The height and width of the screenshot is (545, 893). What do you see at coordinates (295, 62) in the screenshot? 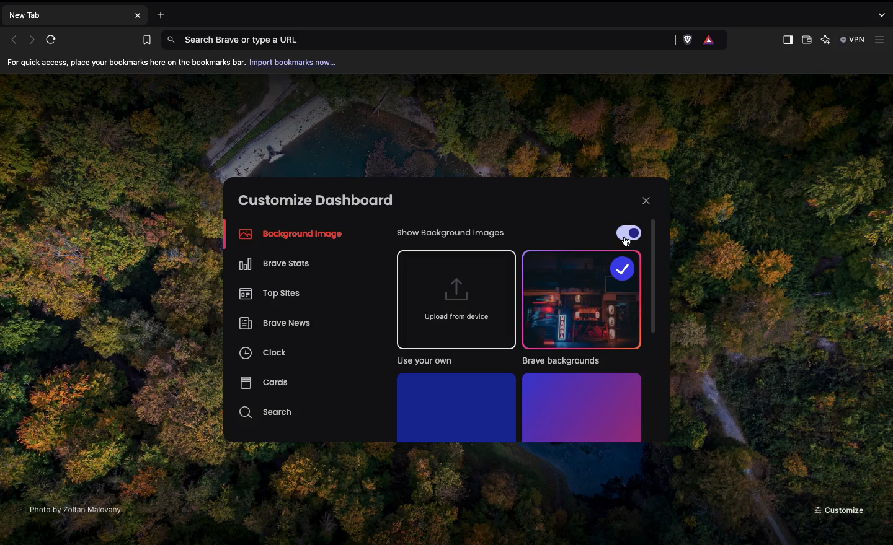
I see `Import bookmarks now...` at bounding box center [295, 62].